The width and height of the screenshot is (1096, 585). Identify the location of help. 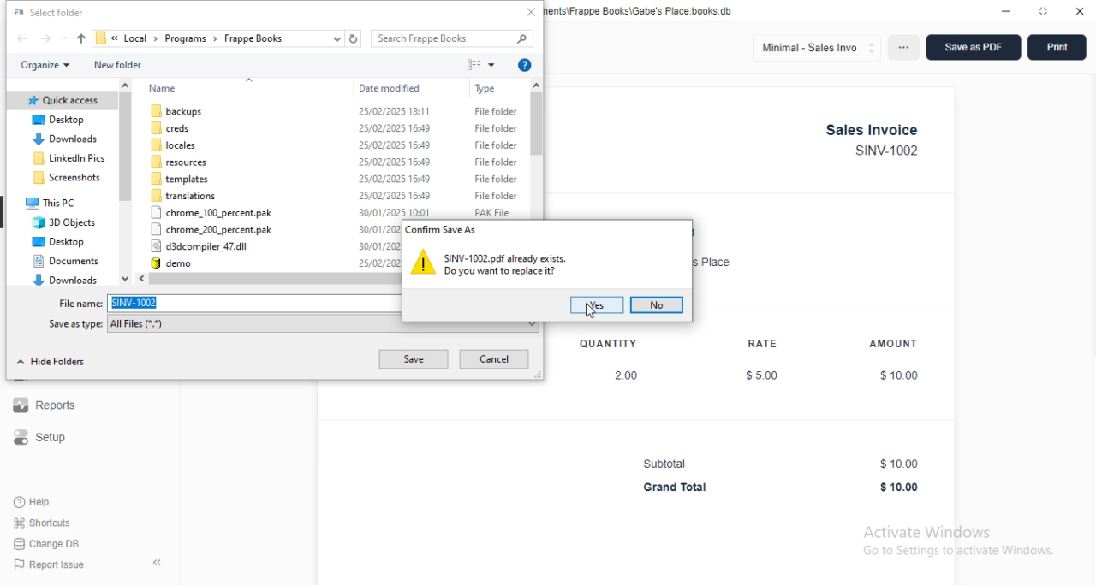
(33, 502).